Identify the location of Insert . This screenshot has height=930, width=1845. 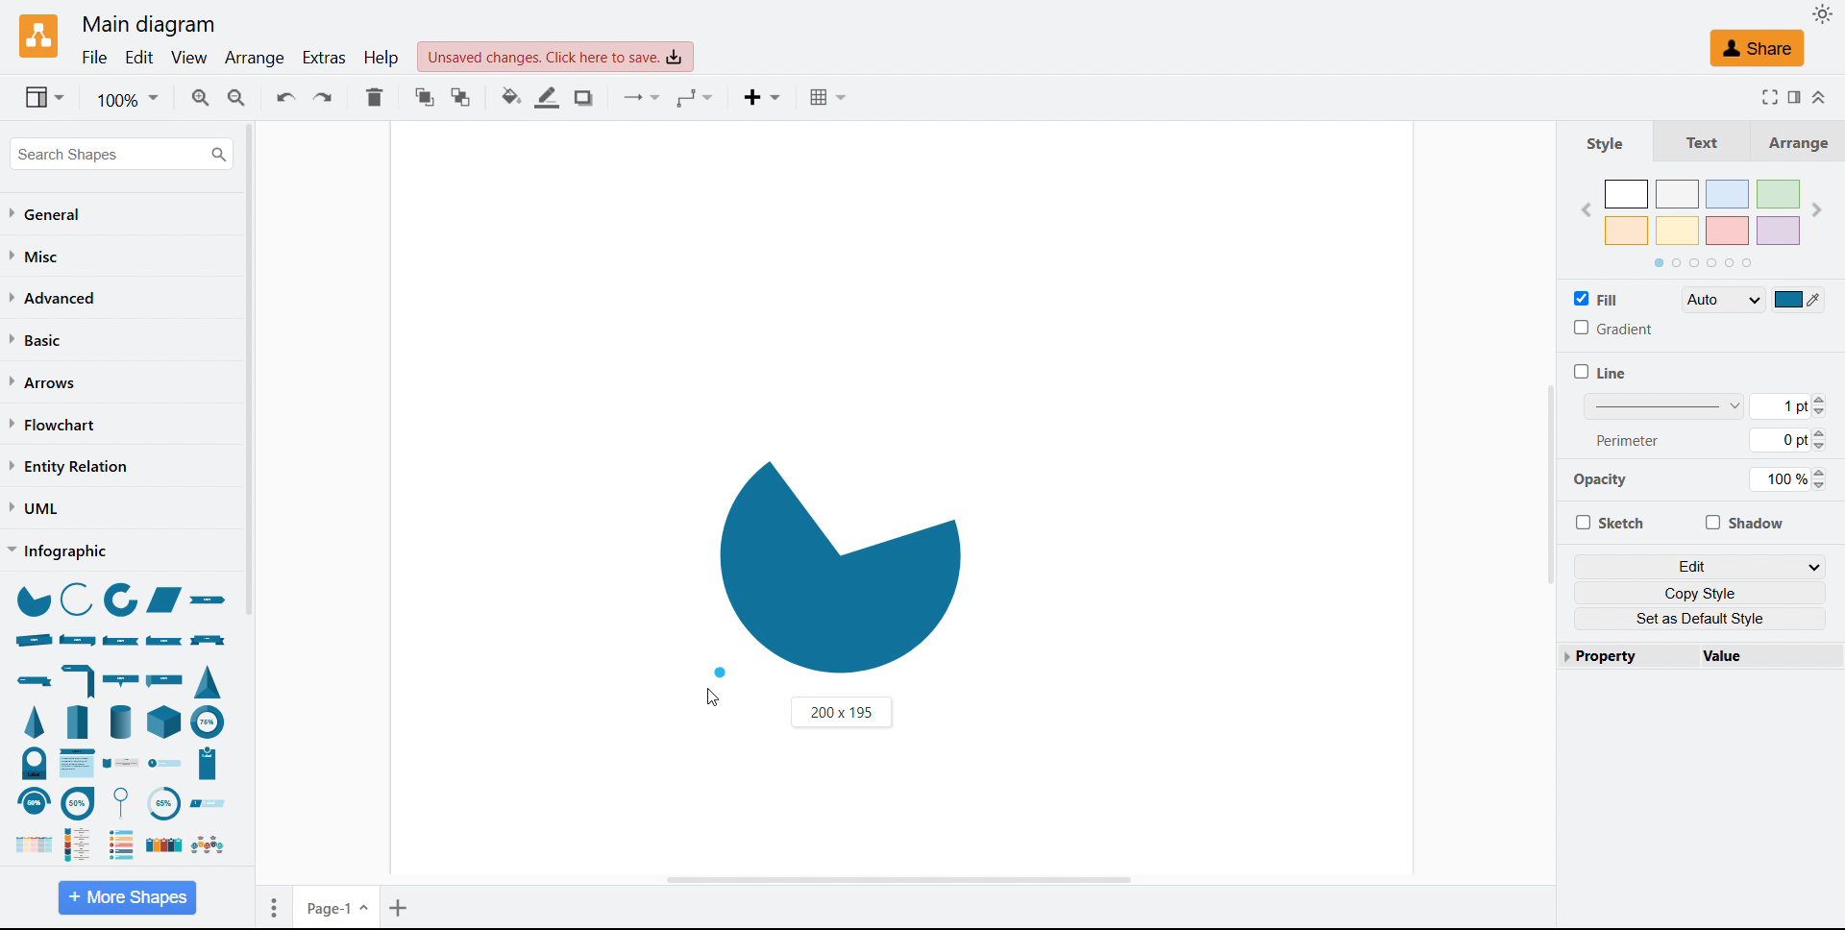
(766, 99).